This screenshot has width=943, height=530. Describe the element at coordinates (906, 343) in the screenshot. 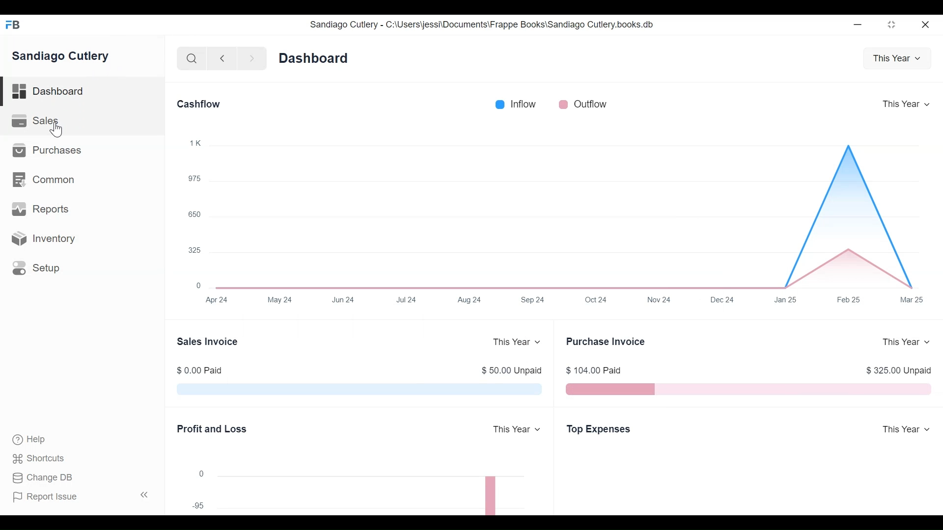

I see `This Year` at that location.